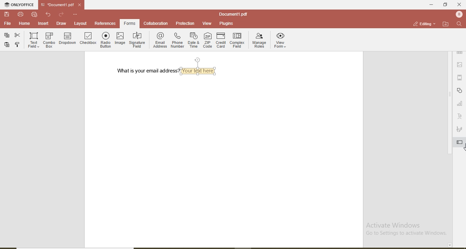 The height and width of the screenshot is (249, 466). What do you see at coordinates (8, 23) in the screenshot?
I see `file` at bounding box center [8, 23].